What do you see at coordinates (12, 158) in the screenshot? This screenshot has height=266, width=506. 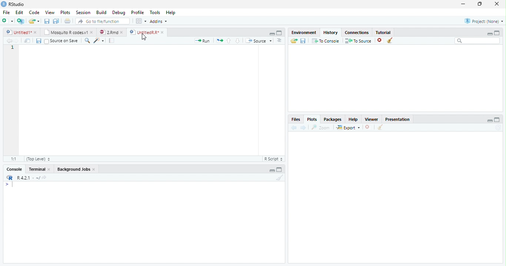 I see `1:1` at bounding box center [12, 158].